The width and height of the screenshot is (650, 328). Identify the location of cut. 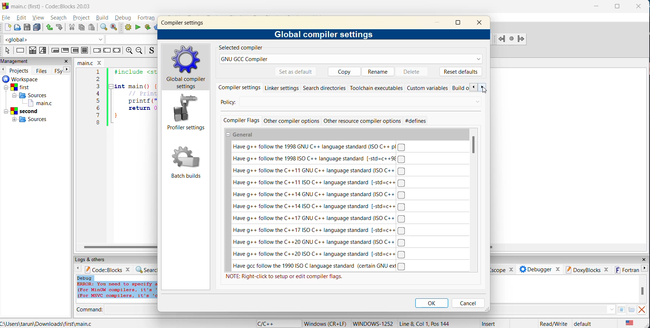
(70, 28).